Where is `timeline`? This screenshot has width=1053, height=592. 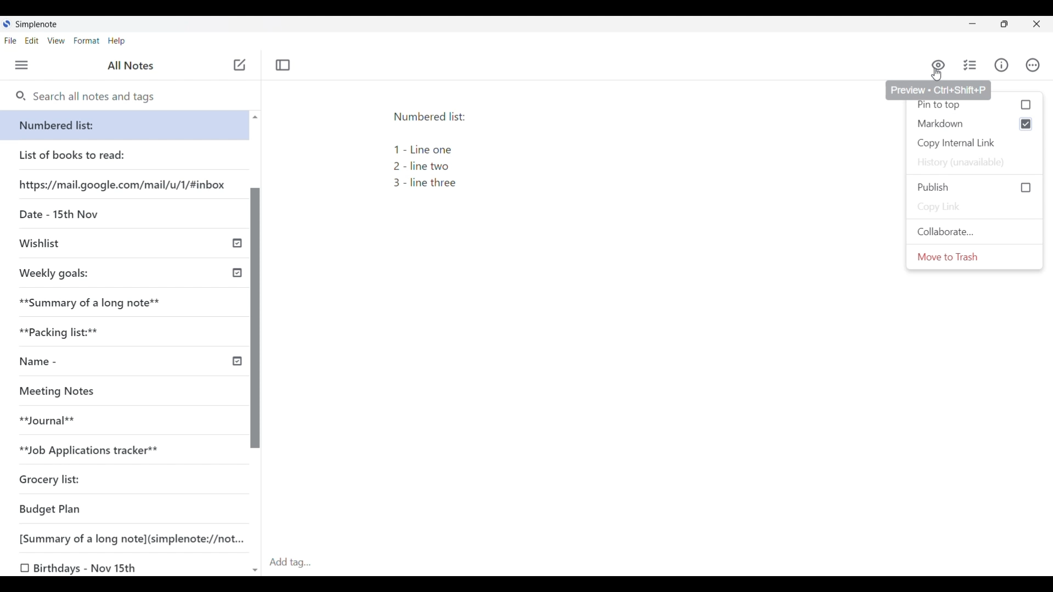
timeline is located at coordinates (238, 361).